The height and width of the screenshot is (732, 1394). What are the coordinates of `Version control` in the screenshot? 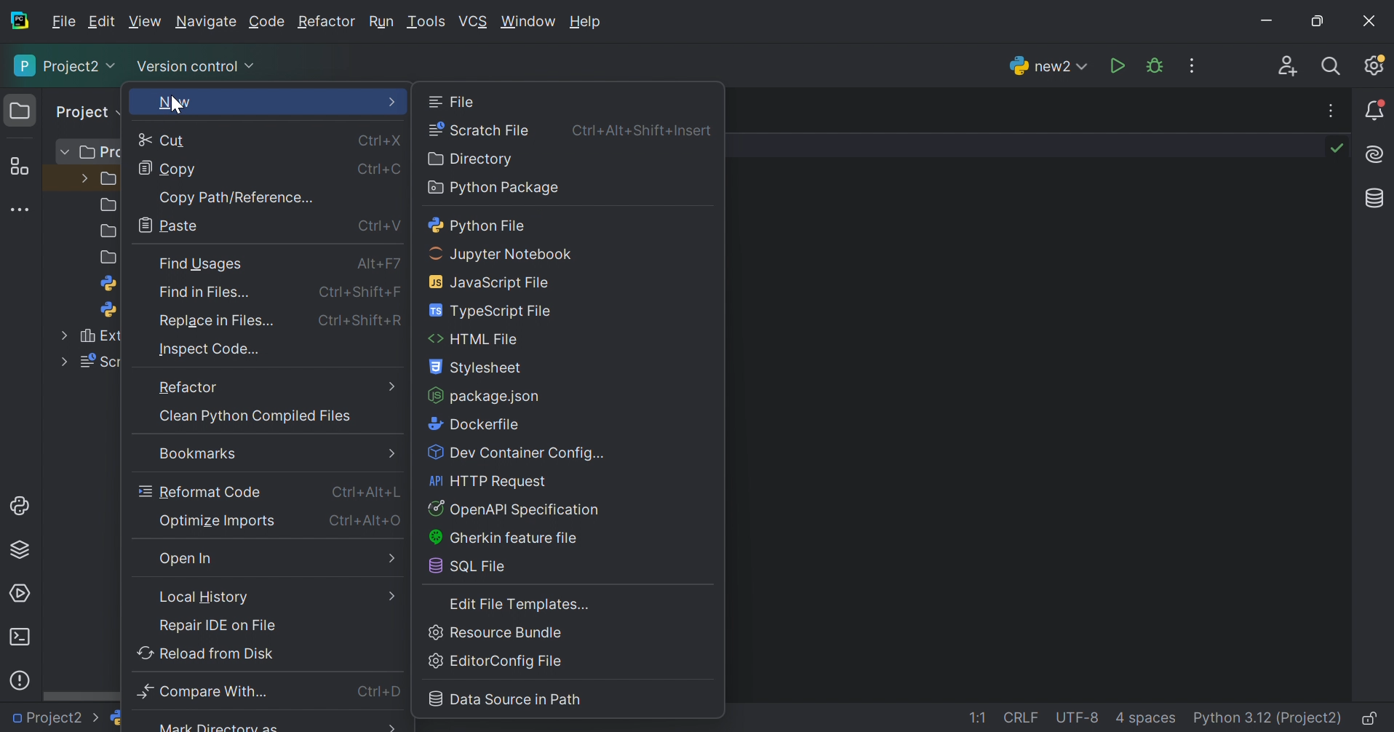 It's located at (199, 68).